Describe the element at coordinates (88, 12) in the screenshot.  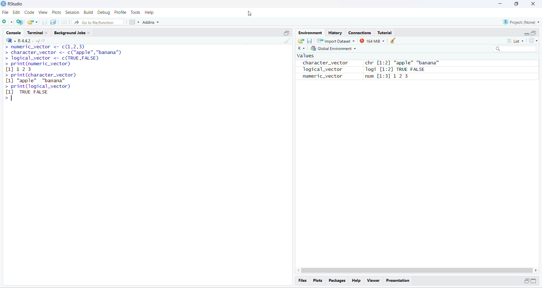
I see `Build` at that location.